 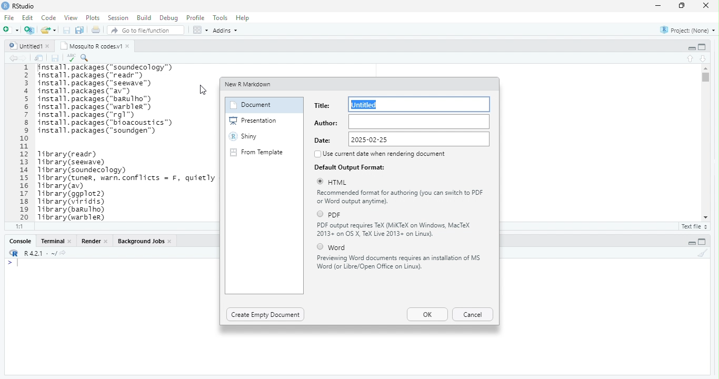 I want to click on Default Output Format:, so click(x=350, y=167).